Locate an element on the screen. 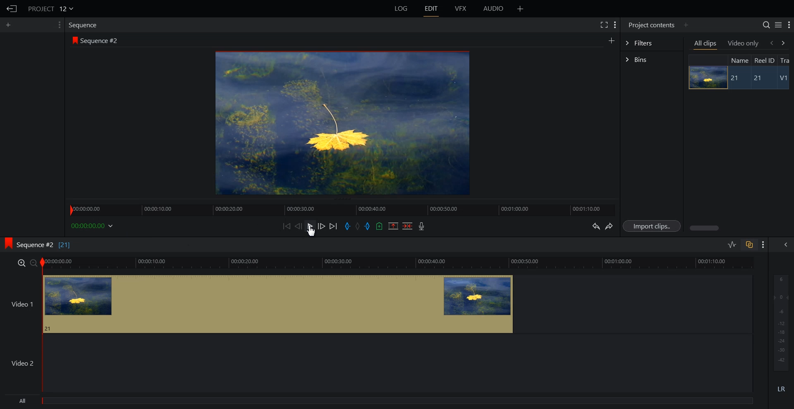 This screenshot has width=794, height=409. EDIT is located at coordinates (432, 9).